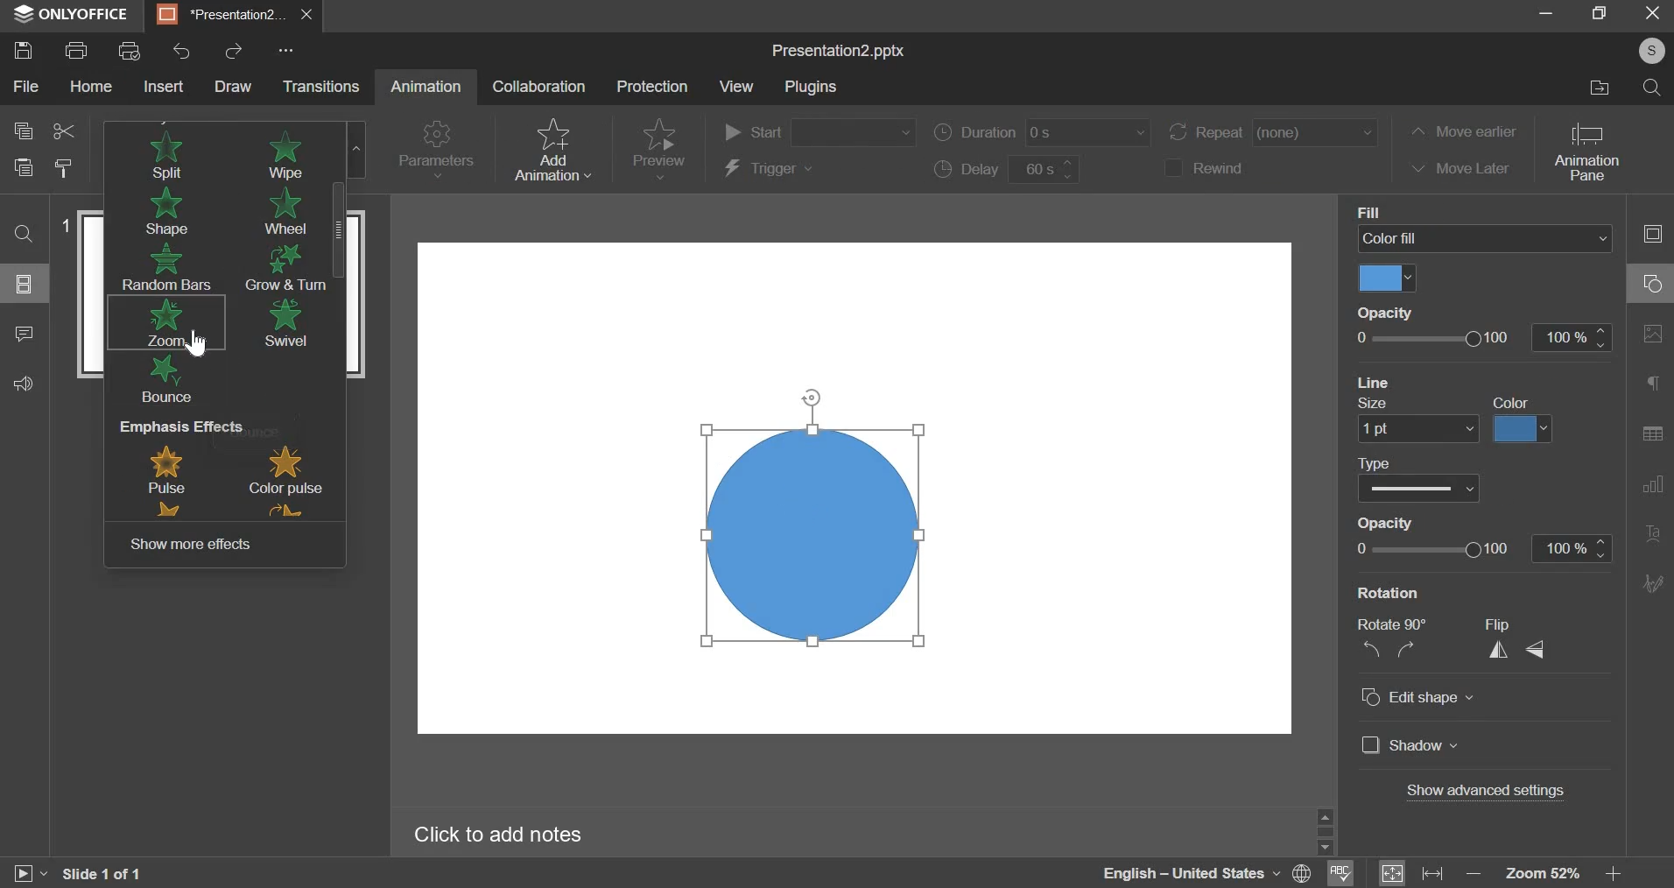 The width and height of the screenshot is (1674, 888). What do you see at coordinates (1541, 874) in the screenshot?
I see `zoom` at bounding box center [1541, 874].